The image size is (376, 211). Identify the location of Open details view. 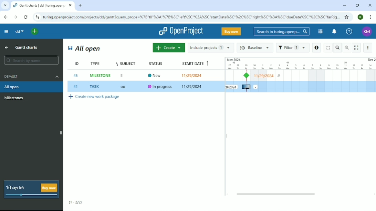
(316, 48).